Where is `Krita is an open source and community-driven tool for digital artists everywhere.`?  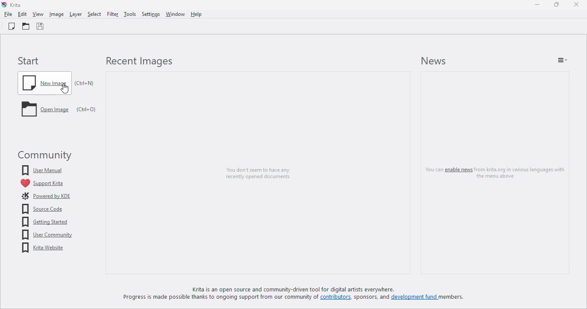
Krita is an open source and community-driven tool for digital artists everywhere. is located at coordinates (303, 289).